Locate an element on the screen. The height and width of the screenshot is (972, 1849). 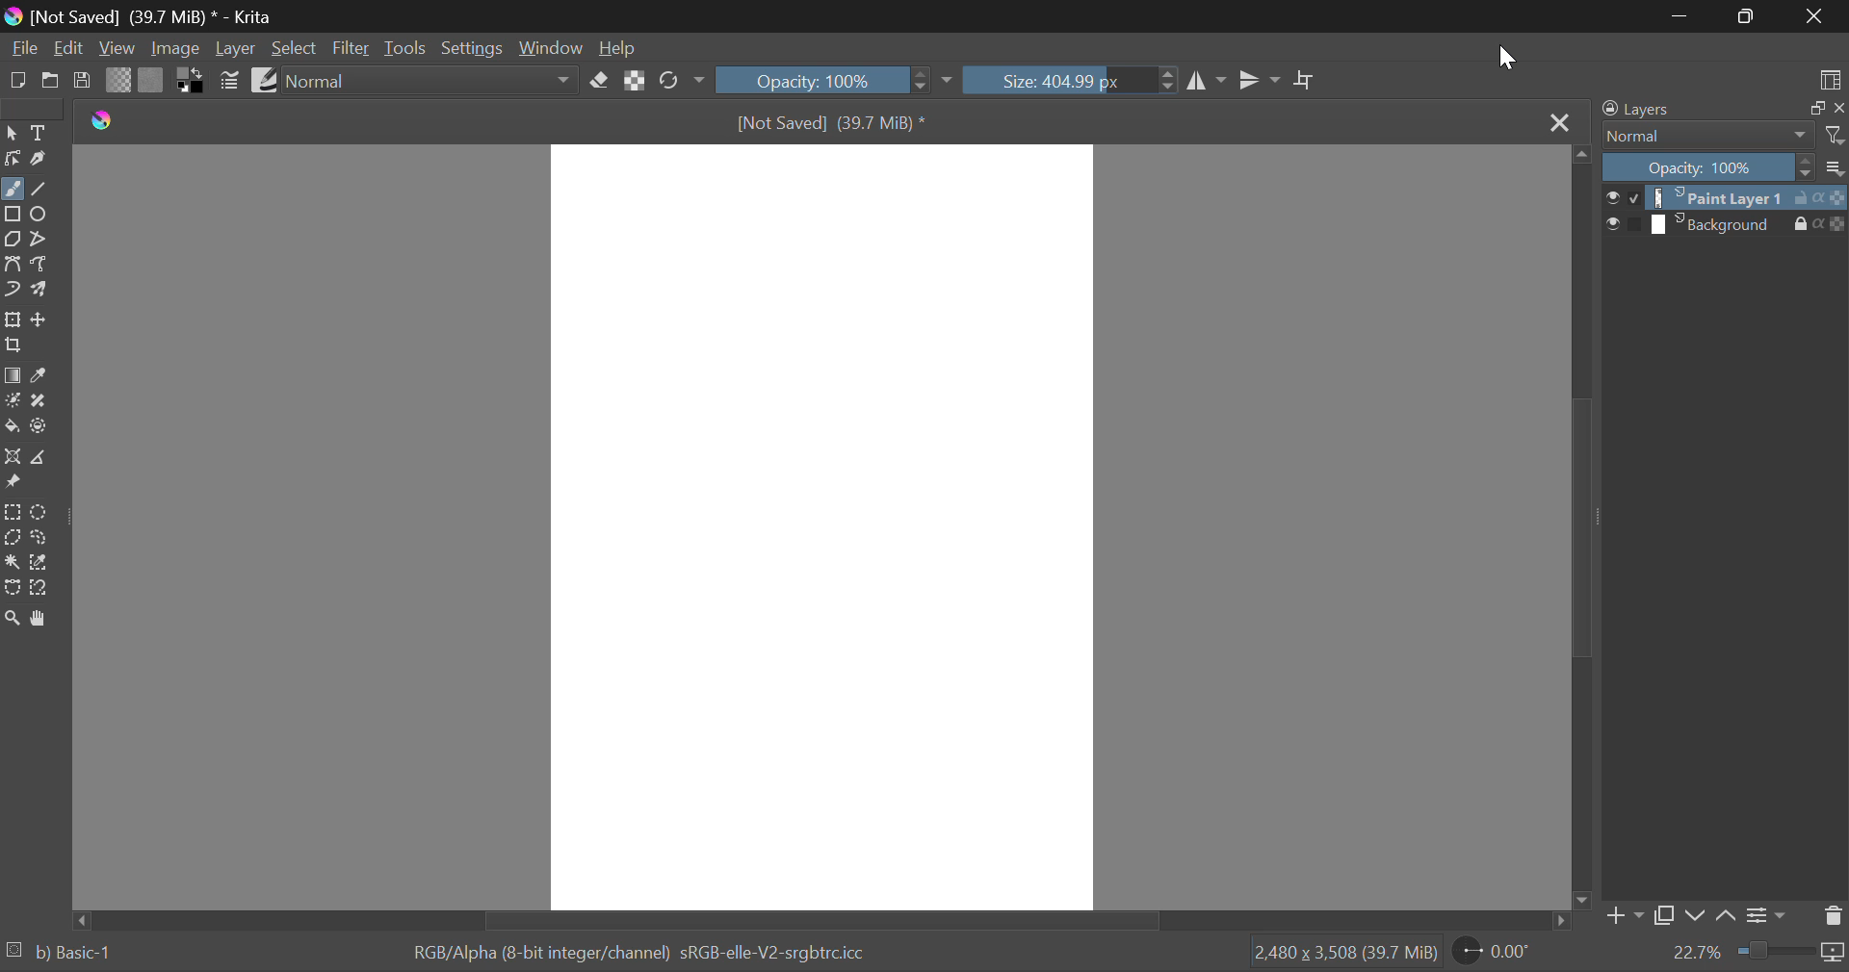
Close is located at coordinates (1560, 121).